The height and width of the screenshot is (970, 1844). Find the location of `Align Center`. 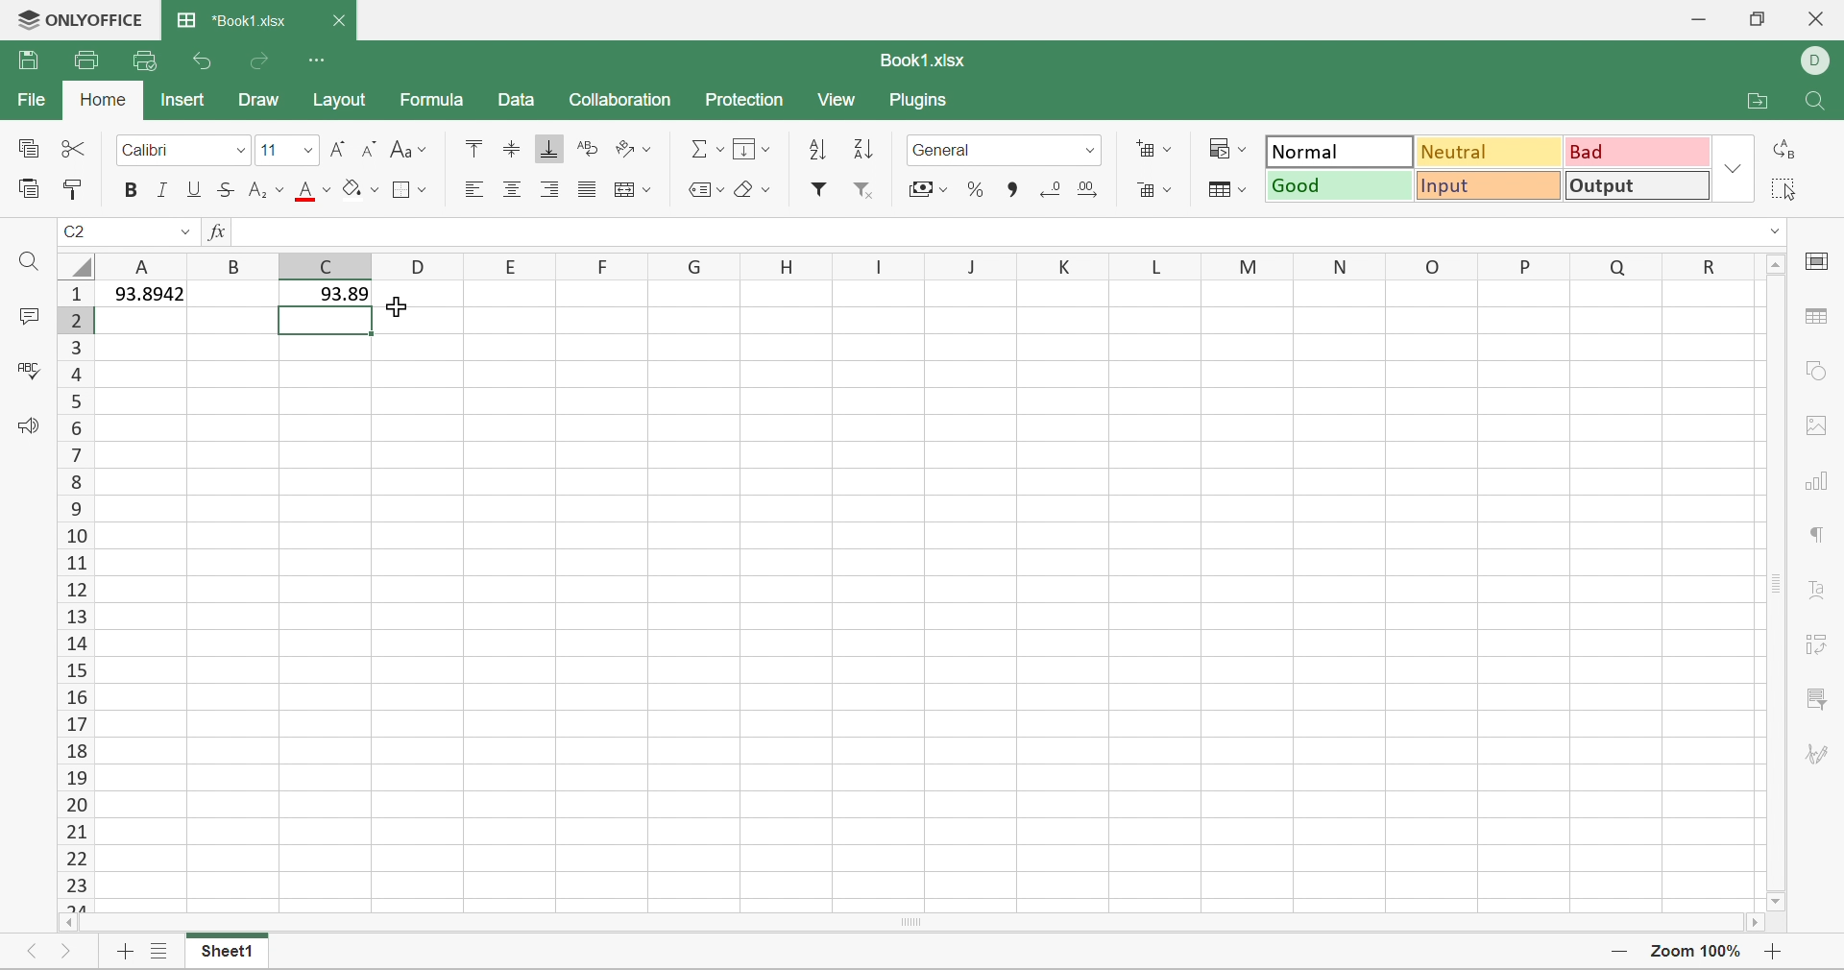

Align Center is located at coordinates (512, 188).